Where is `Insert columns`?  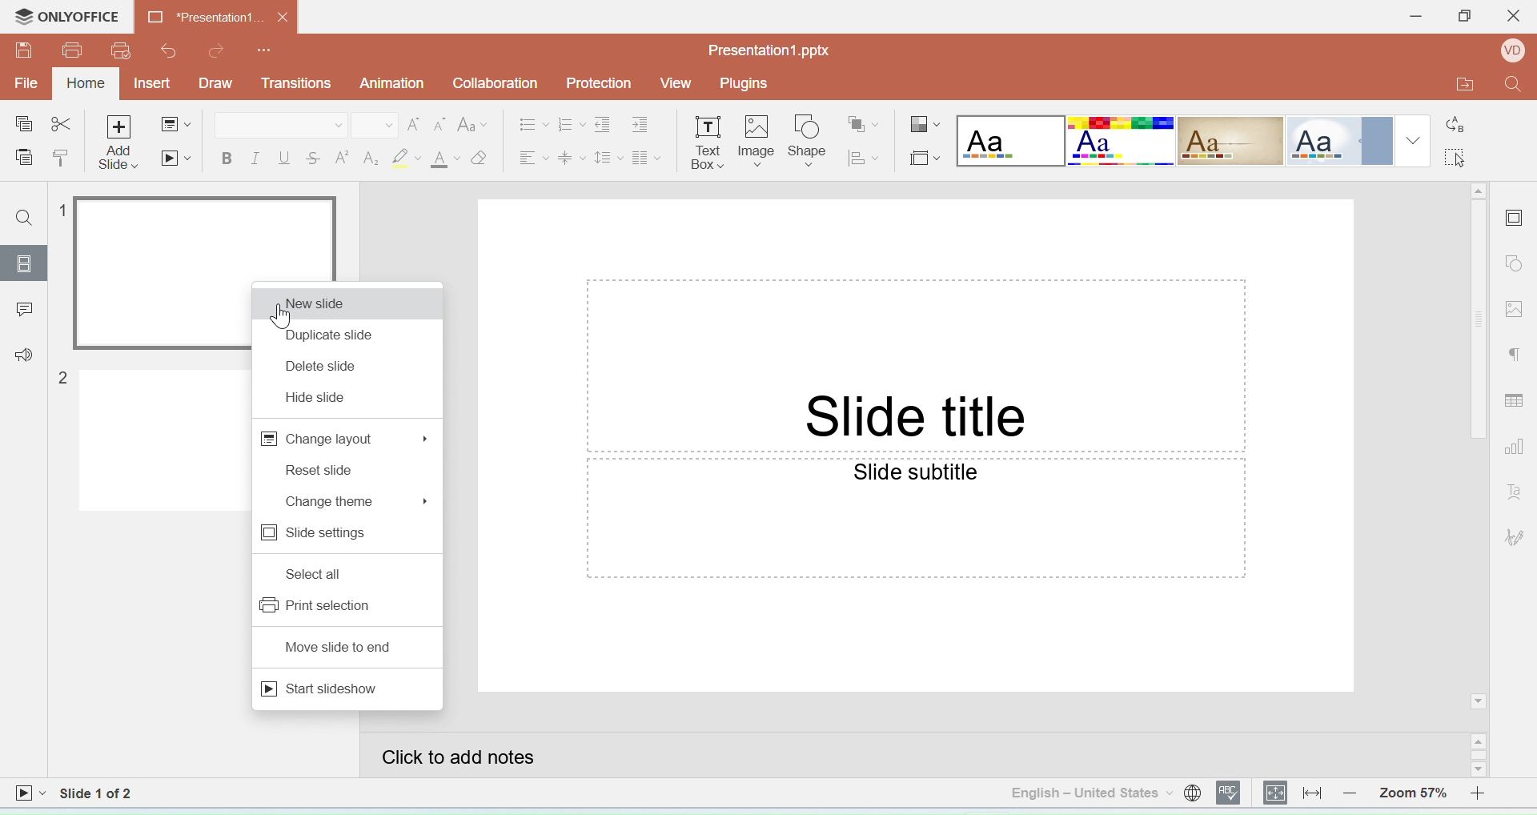
Insert columns is located at coordinates (647, 155).